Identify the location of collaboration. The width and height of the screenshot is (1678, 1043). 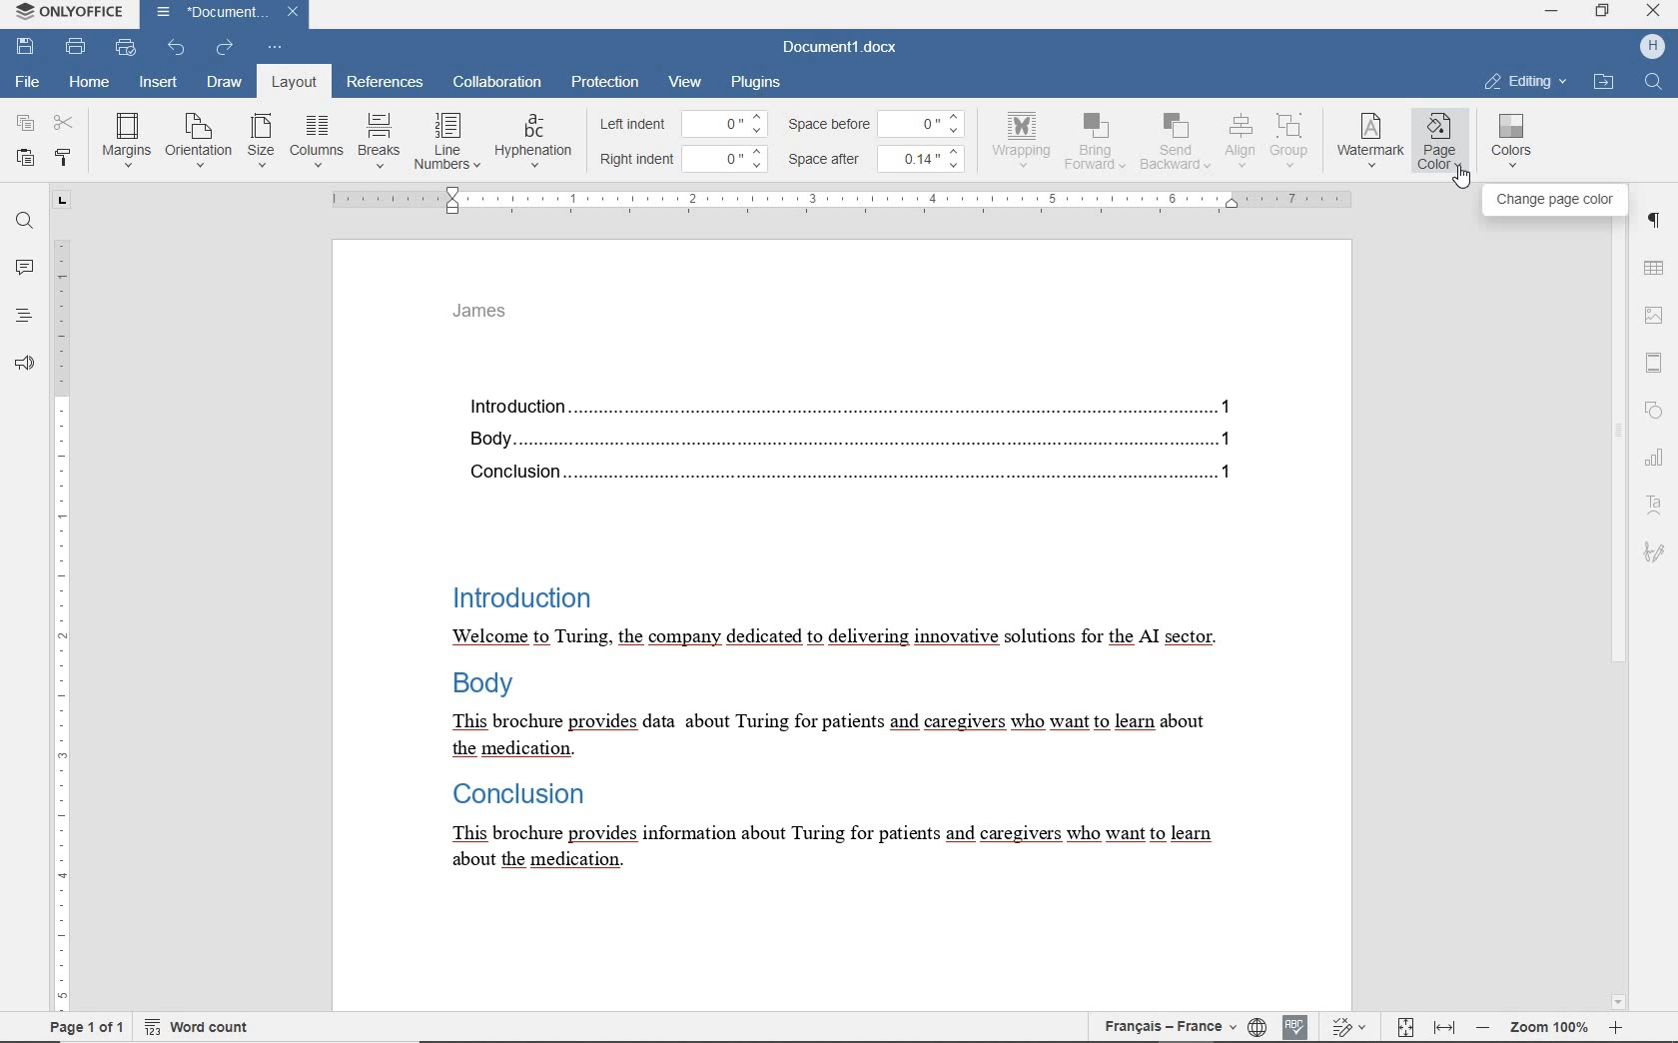
(498, 84).